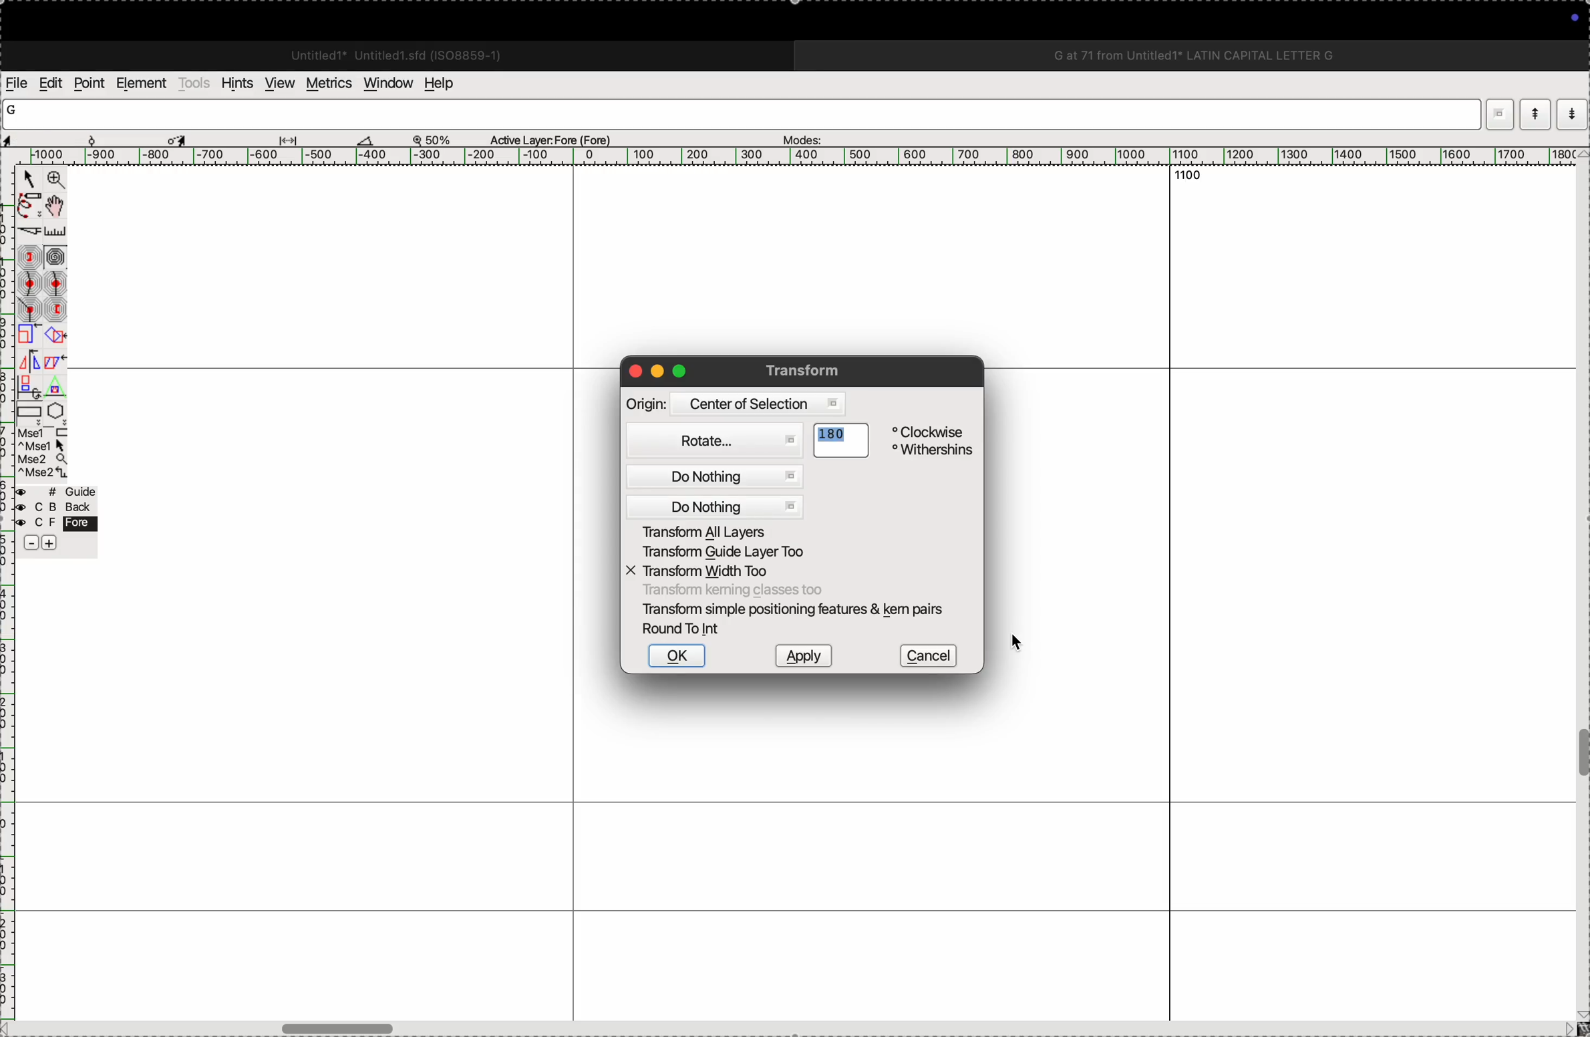 The height and width of the screenshot is (1037, 1590). Describe the element at coordinates (57, 410) in the screenshot. I see `polygon/star` at that location.